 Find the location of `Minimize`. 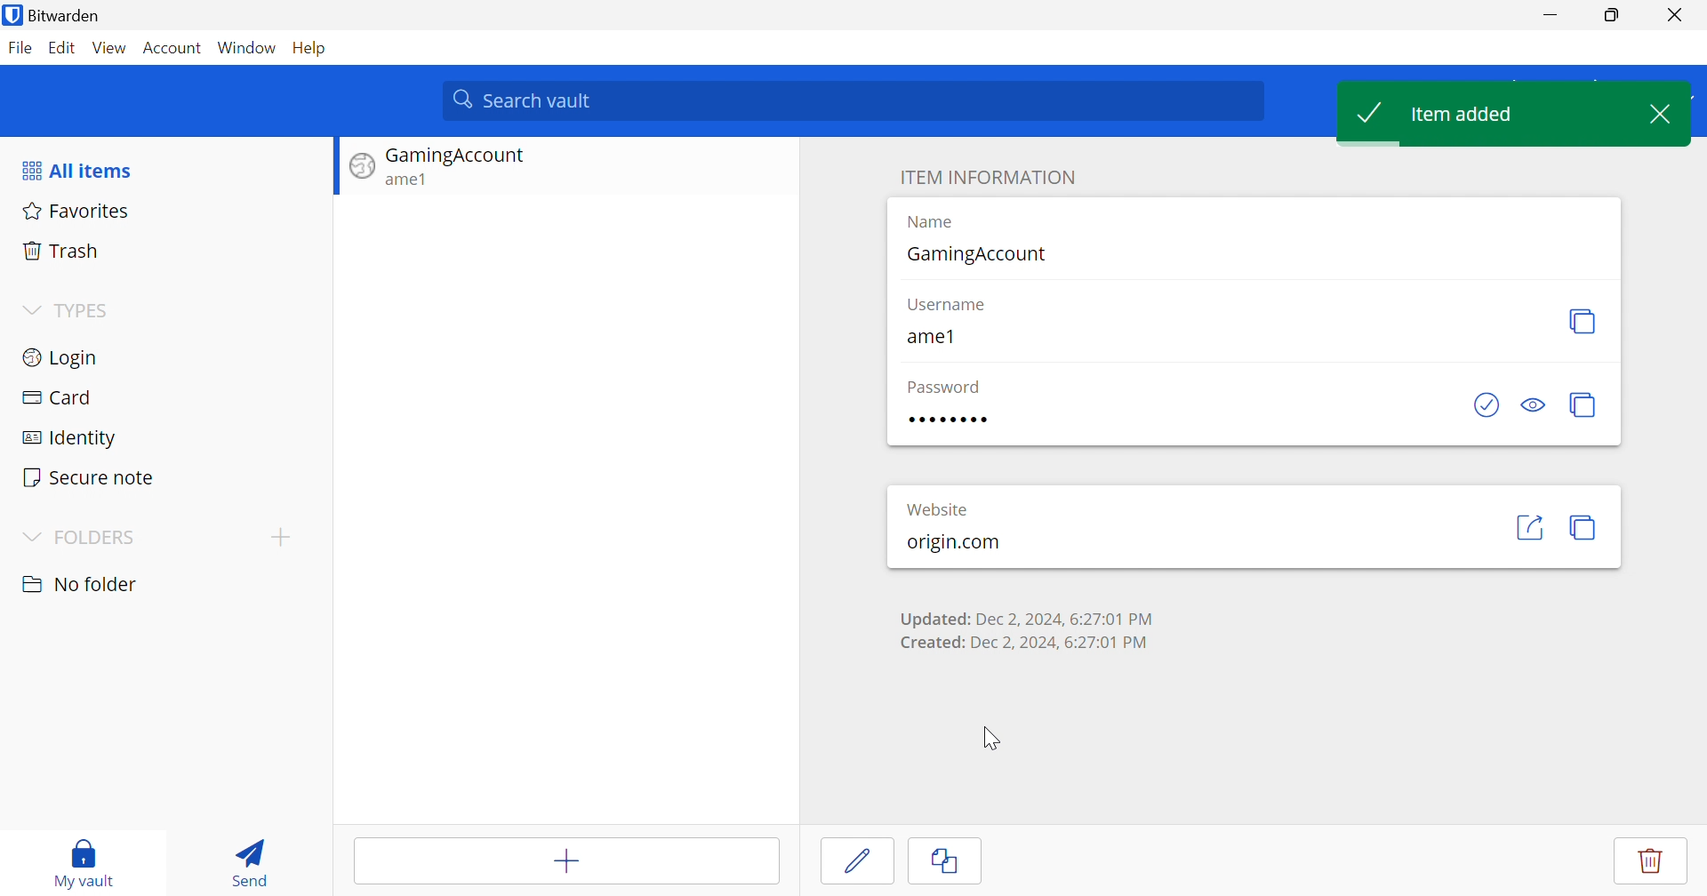

Minimize is located at coordinates (1551, 16).